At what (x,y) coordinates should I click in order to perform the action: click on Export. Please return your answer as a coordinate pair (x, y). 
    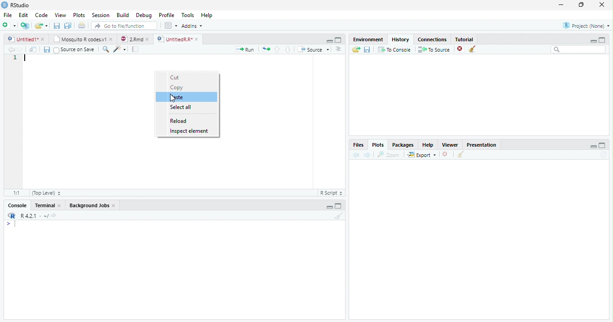
    Looking at the image, I should click on (422, 155).